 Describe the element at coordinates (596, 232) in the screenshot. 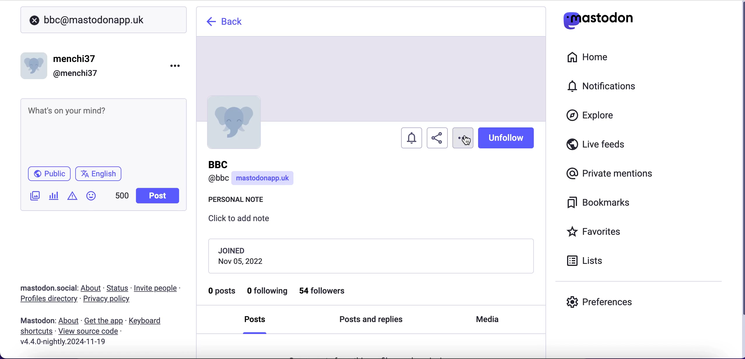

I see `favorites` at that location.